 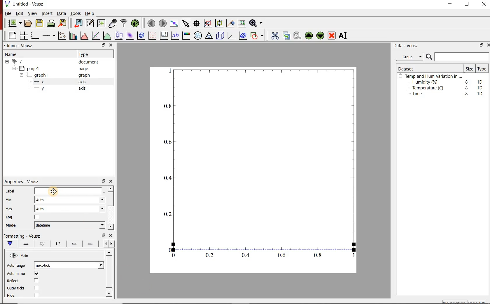 I want to click on Zoom functions menu, so click(x=256, y=23).